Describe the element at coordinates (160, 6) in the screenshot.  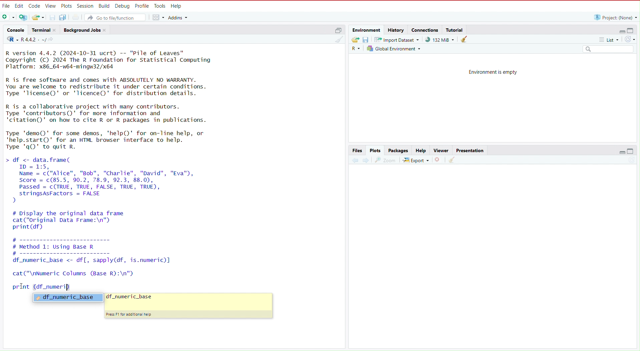
I see `Tools` at that location.